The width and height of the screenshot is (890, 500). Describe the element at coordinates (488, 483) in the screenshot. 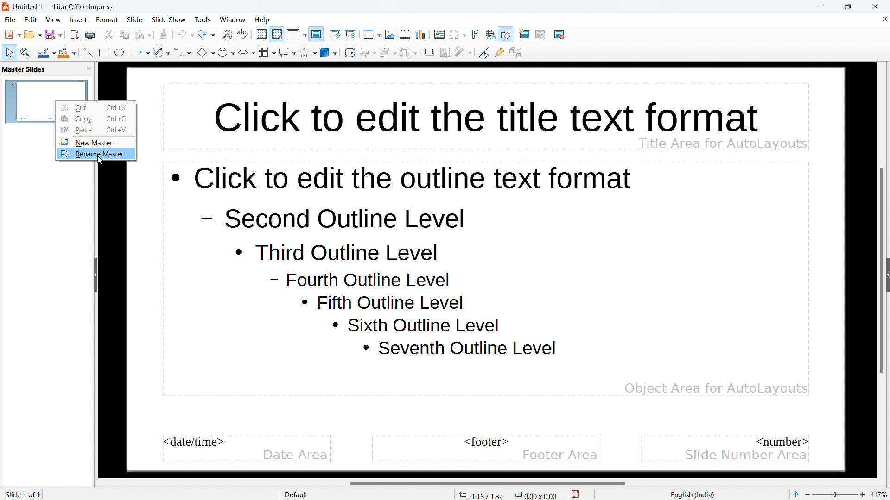

I see `horizontal scrollbar` at that location.